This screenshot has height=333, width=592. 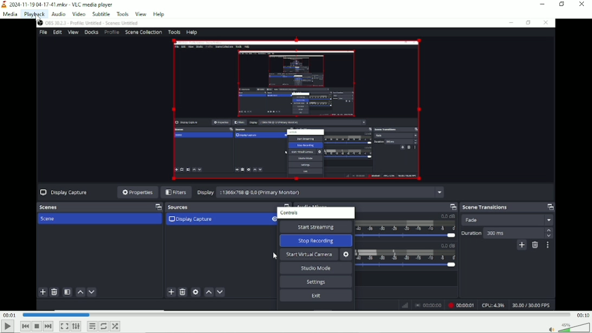 I want to click on Show extended settings, so click(x=76, y=326).